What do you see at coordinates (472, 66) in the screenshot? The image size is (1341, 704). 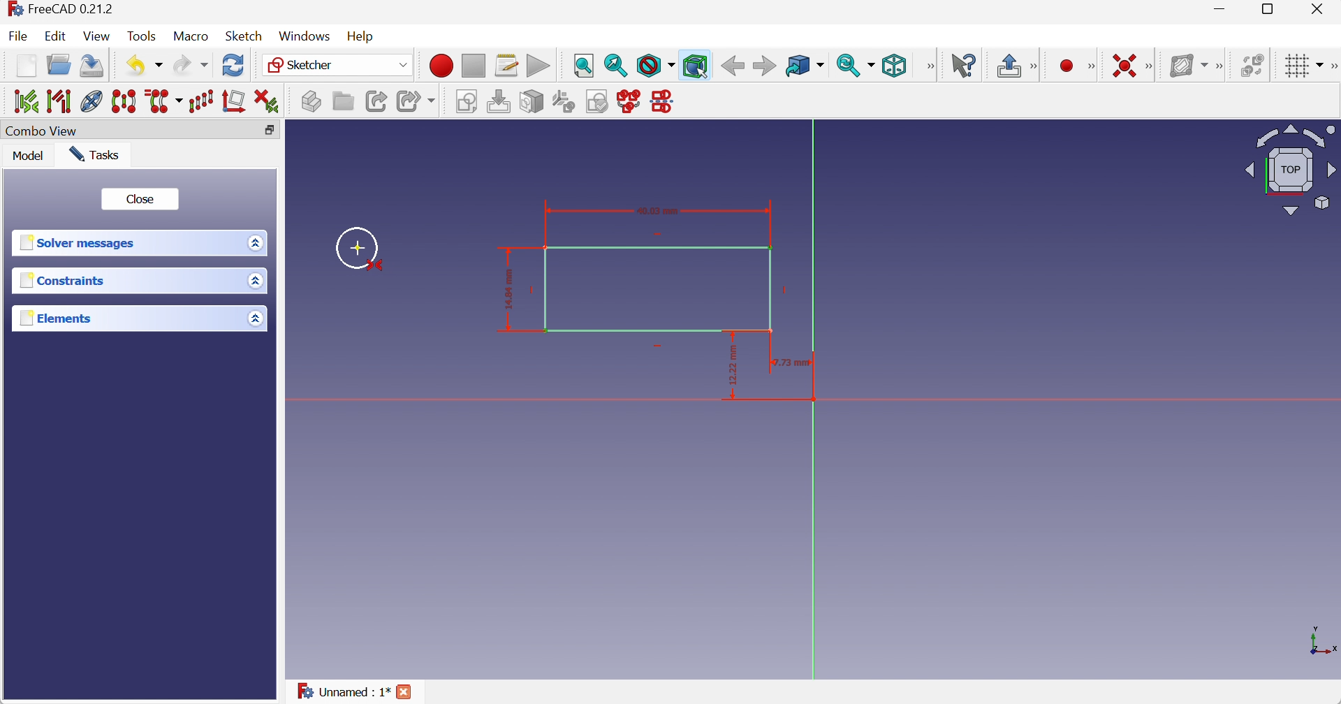 I see `Stop macro recording` at bounding box center [472, 66].